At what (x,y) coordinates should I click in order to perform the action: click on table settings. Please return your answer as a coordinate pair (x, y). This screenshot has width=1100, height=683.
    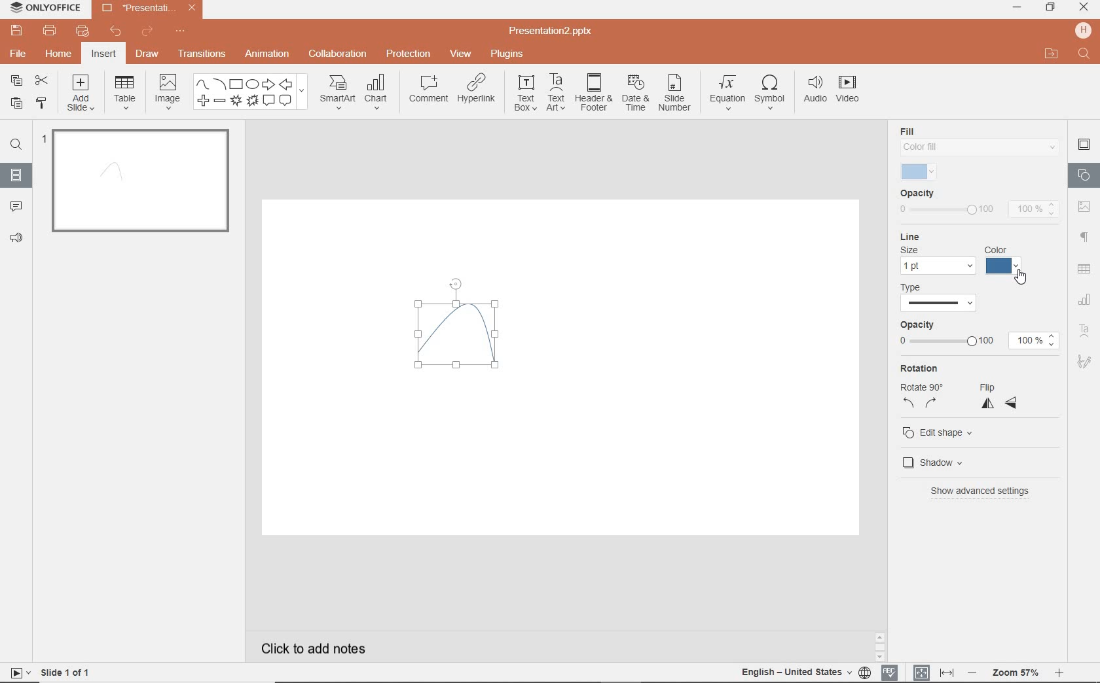
    Looking at the image, I should click on (1086, 268).